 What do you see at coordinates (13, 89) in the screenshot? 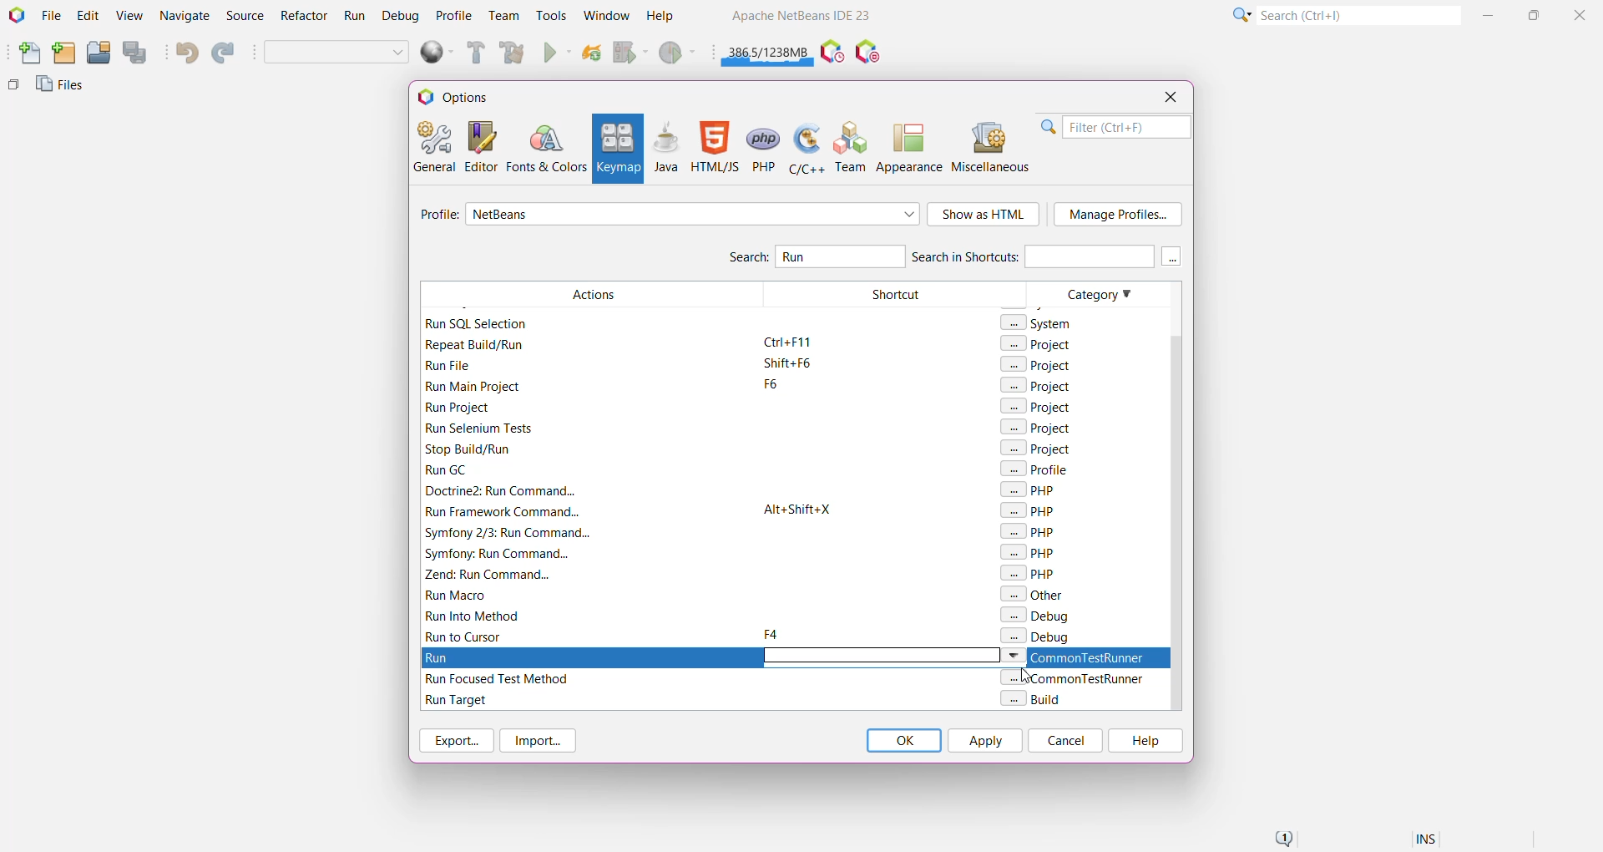
I see `` at bounding box center [13, 89].